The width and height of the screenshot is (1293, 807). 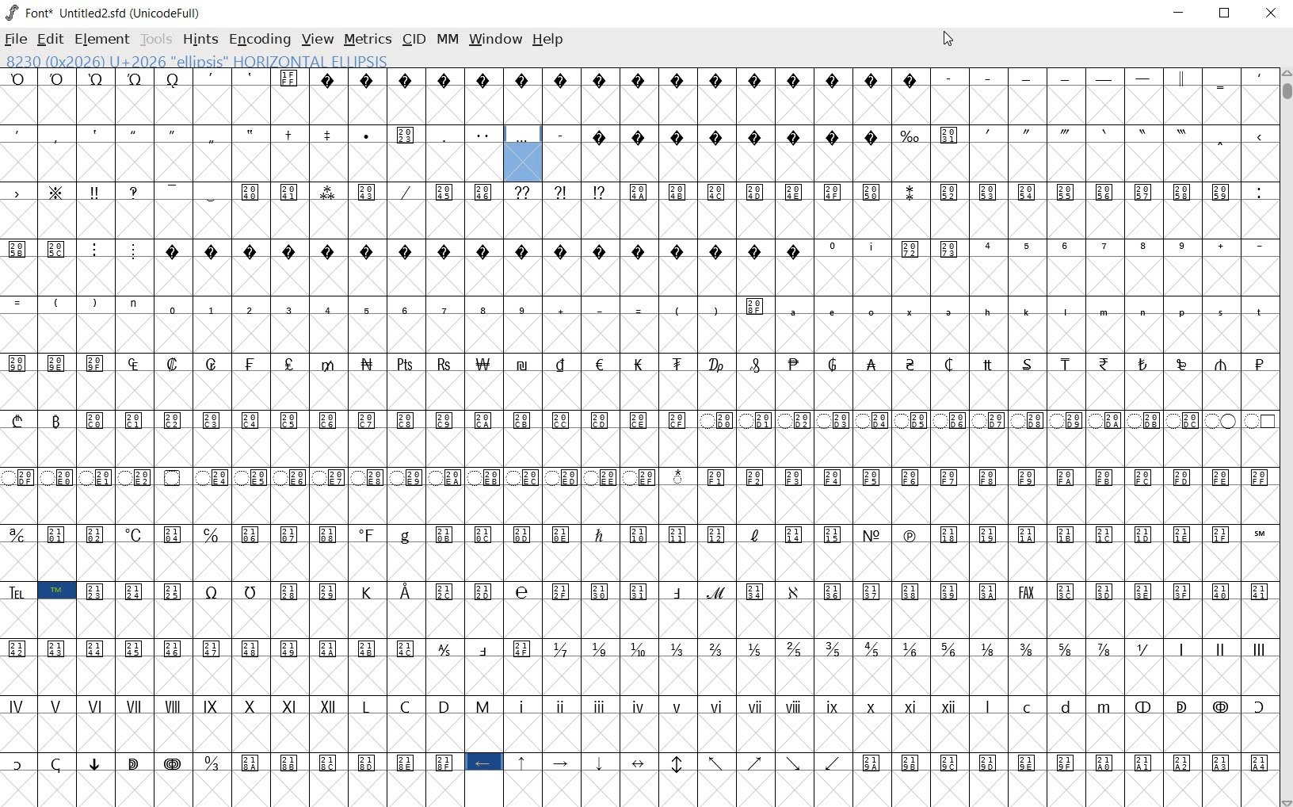 What do you see at coordinates (947, 39) in the screenshot?
I see `CURSOR` at bounding box center [947, 39].